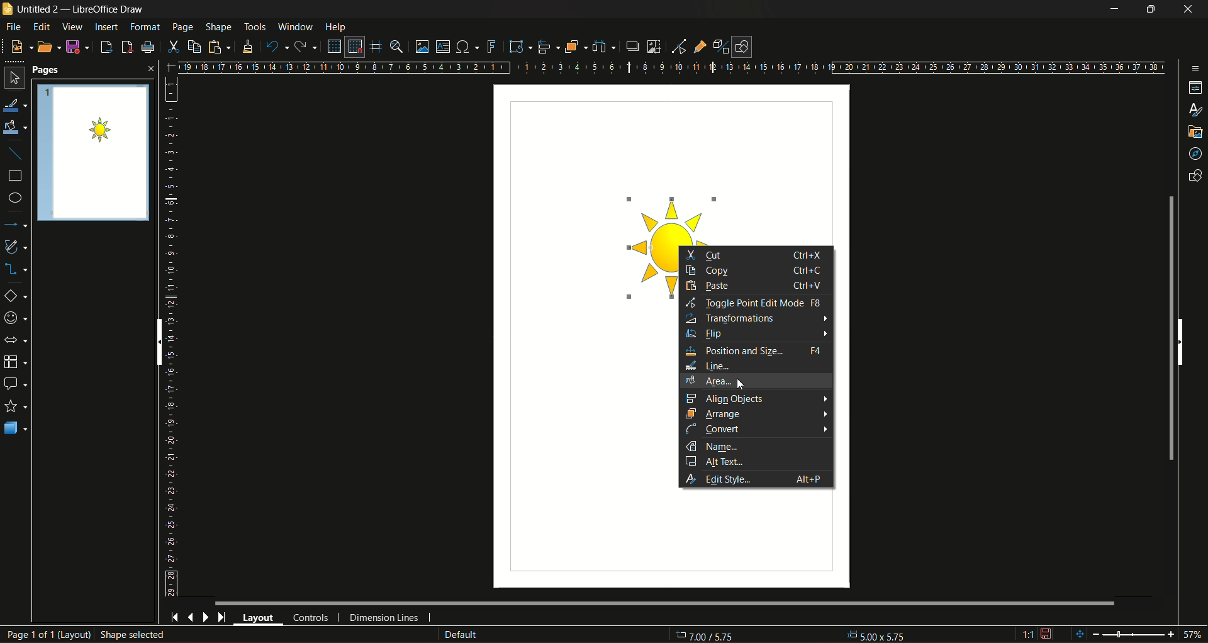  I want to click on ctrl+x, so click(805, 255).